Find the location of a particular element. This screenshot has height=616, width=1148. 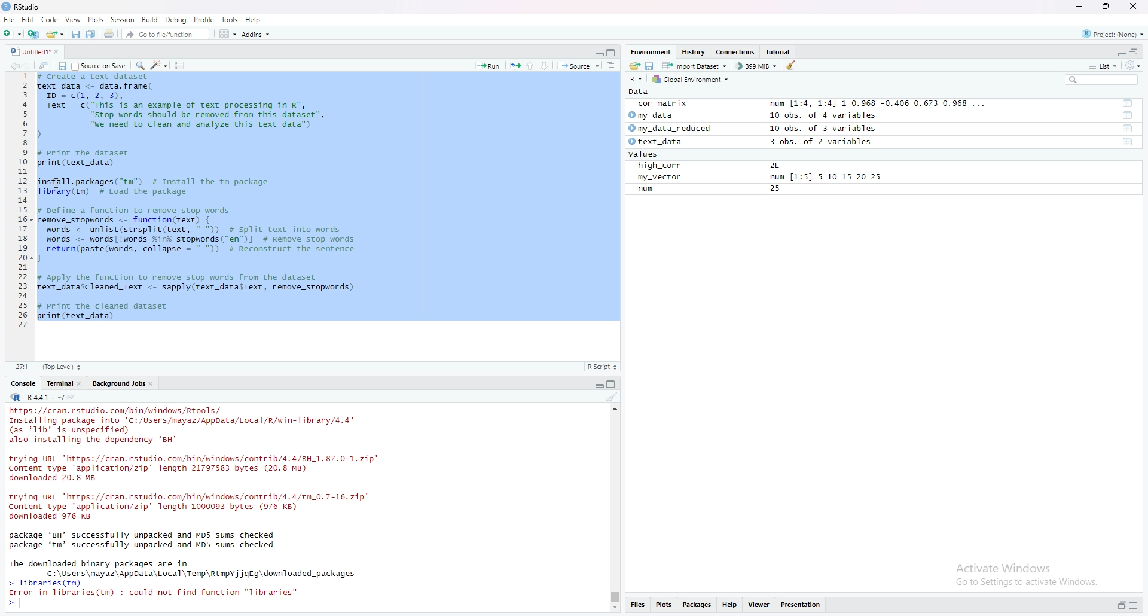

maximize is located at coordinates (1104, 6).